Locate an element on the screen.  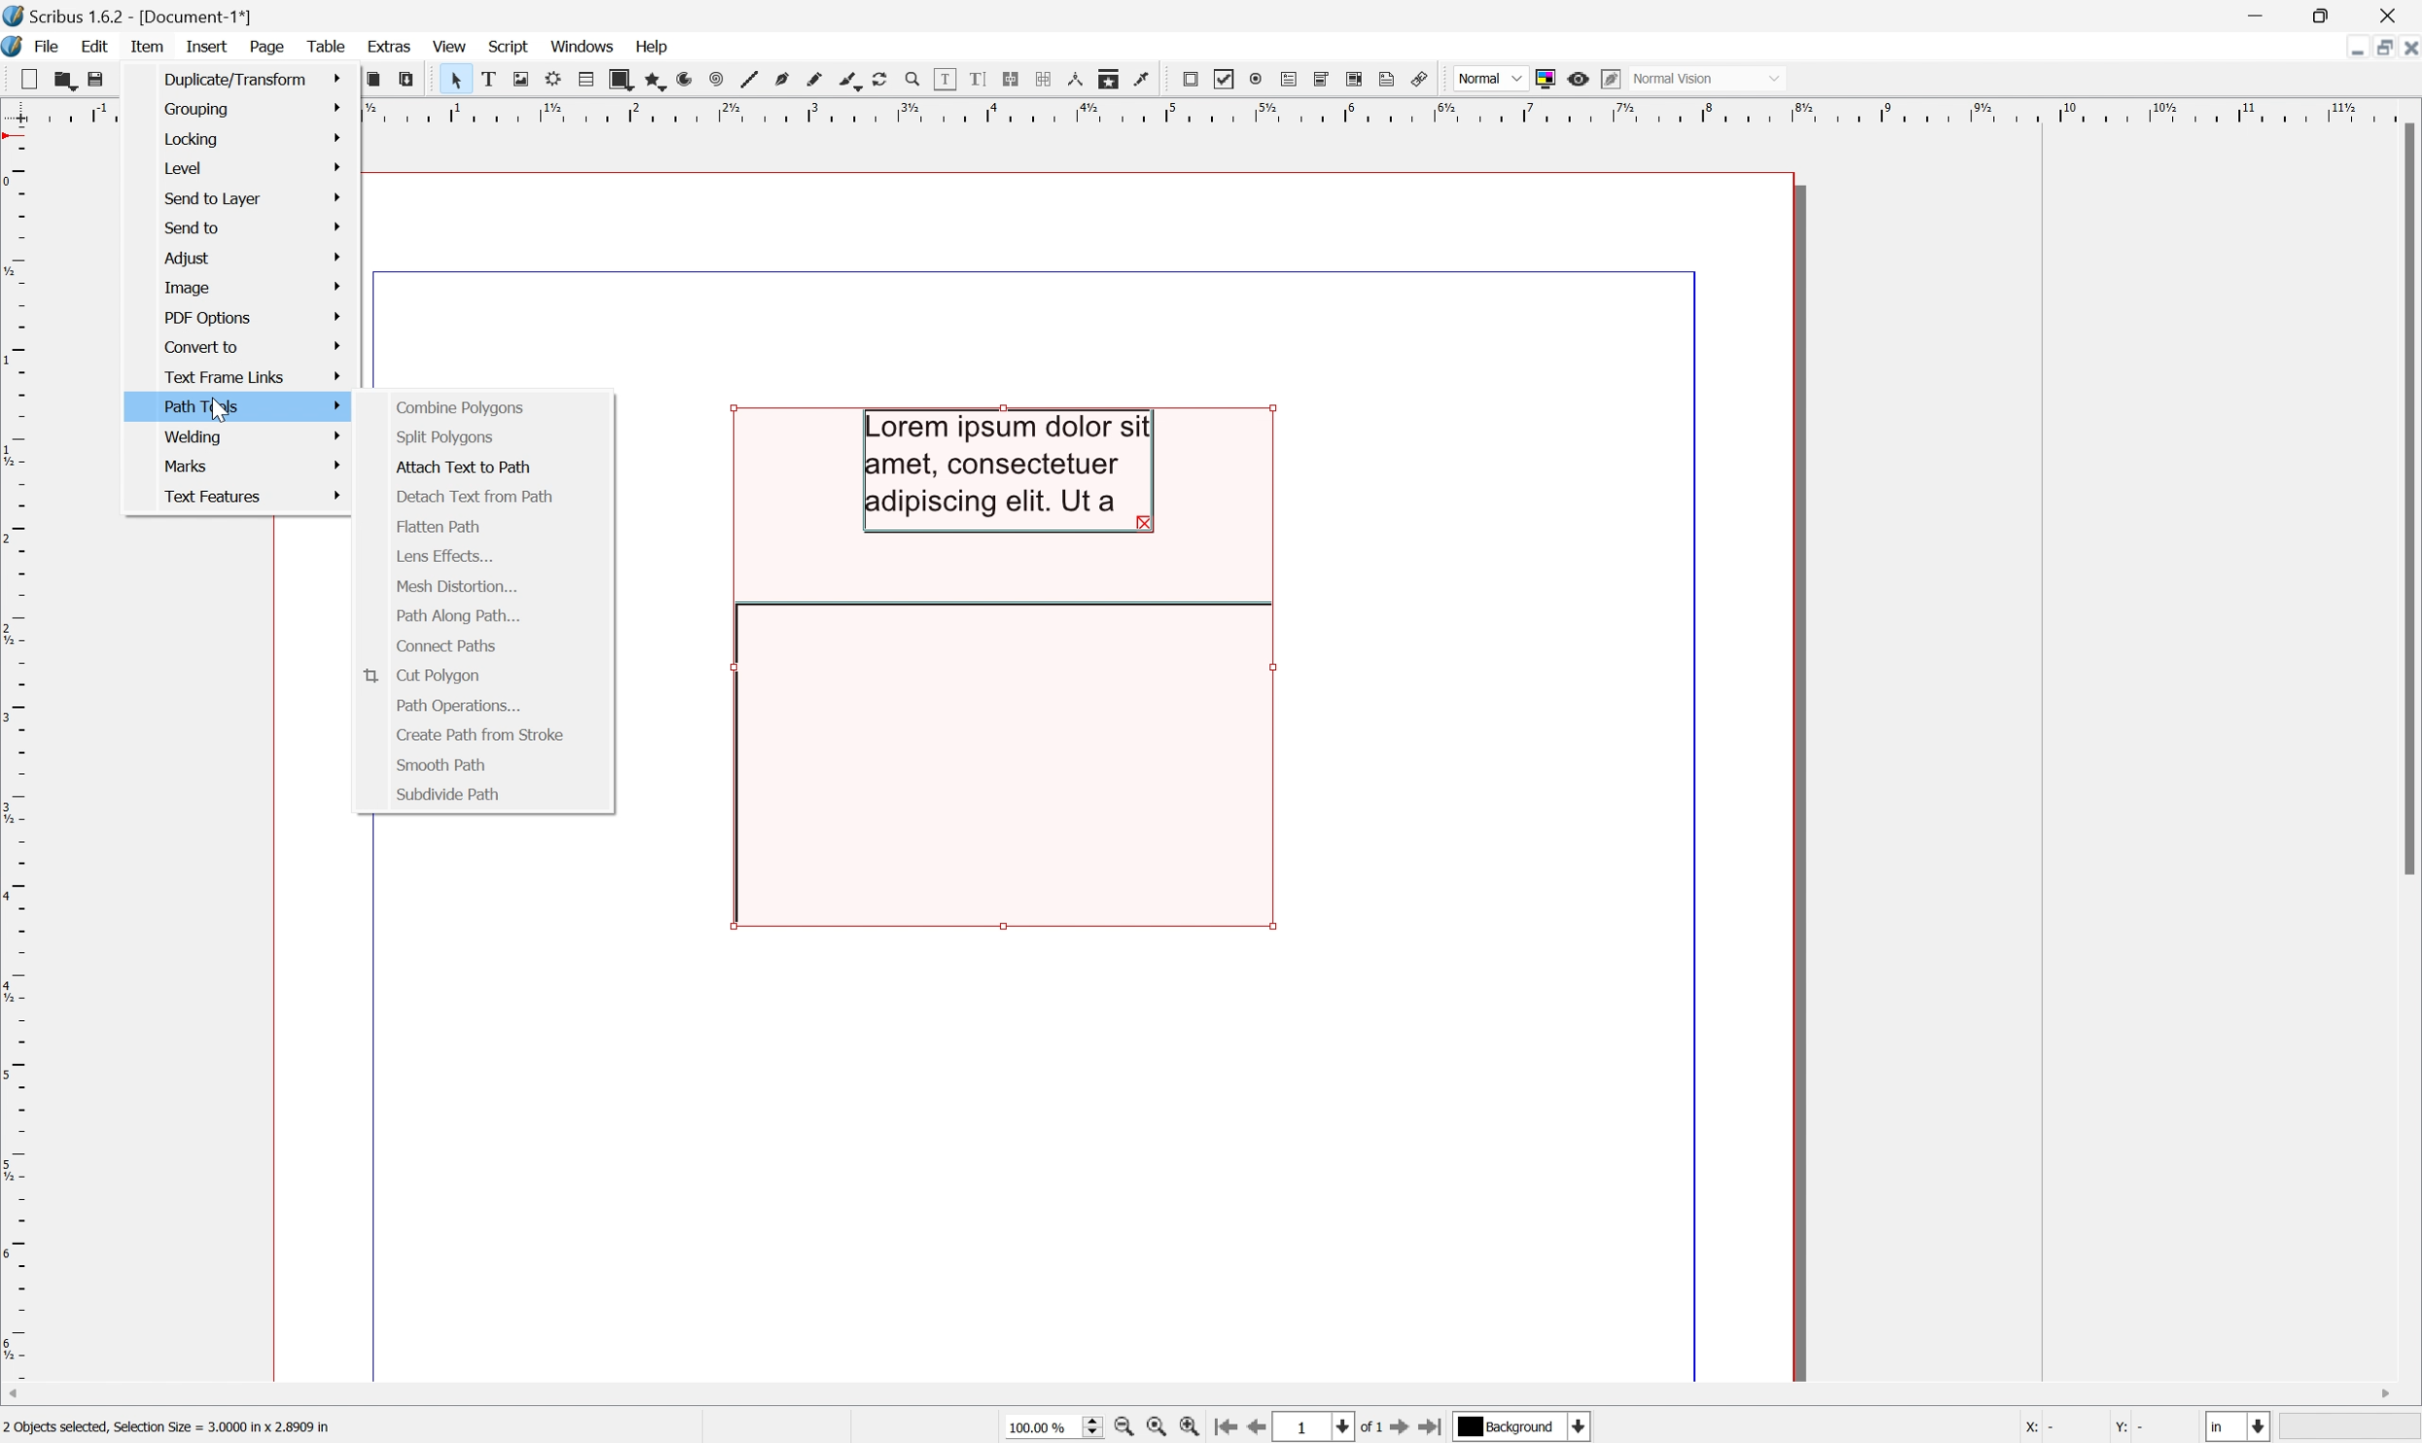
Extras is located at coordinates (390, 48).